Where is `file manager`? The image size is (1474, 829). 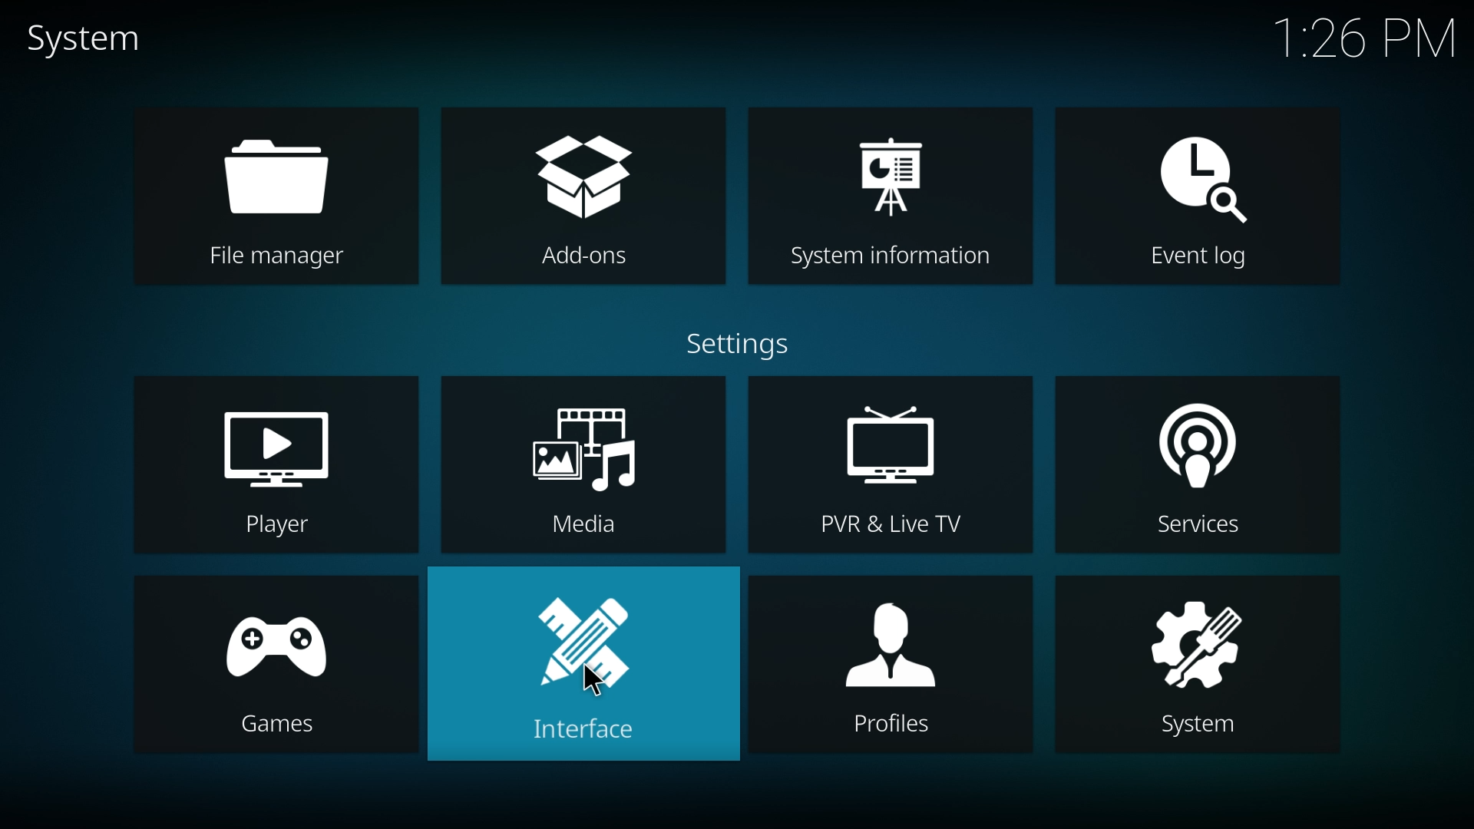 file manager is located at coordinates (277, 196).